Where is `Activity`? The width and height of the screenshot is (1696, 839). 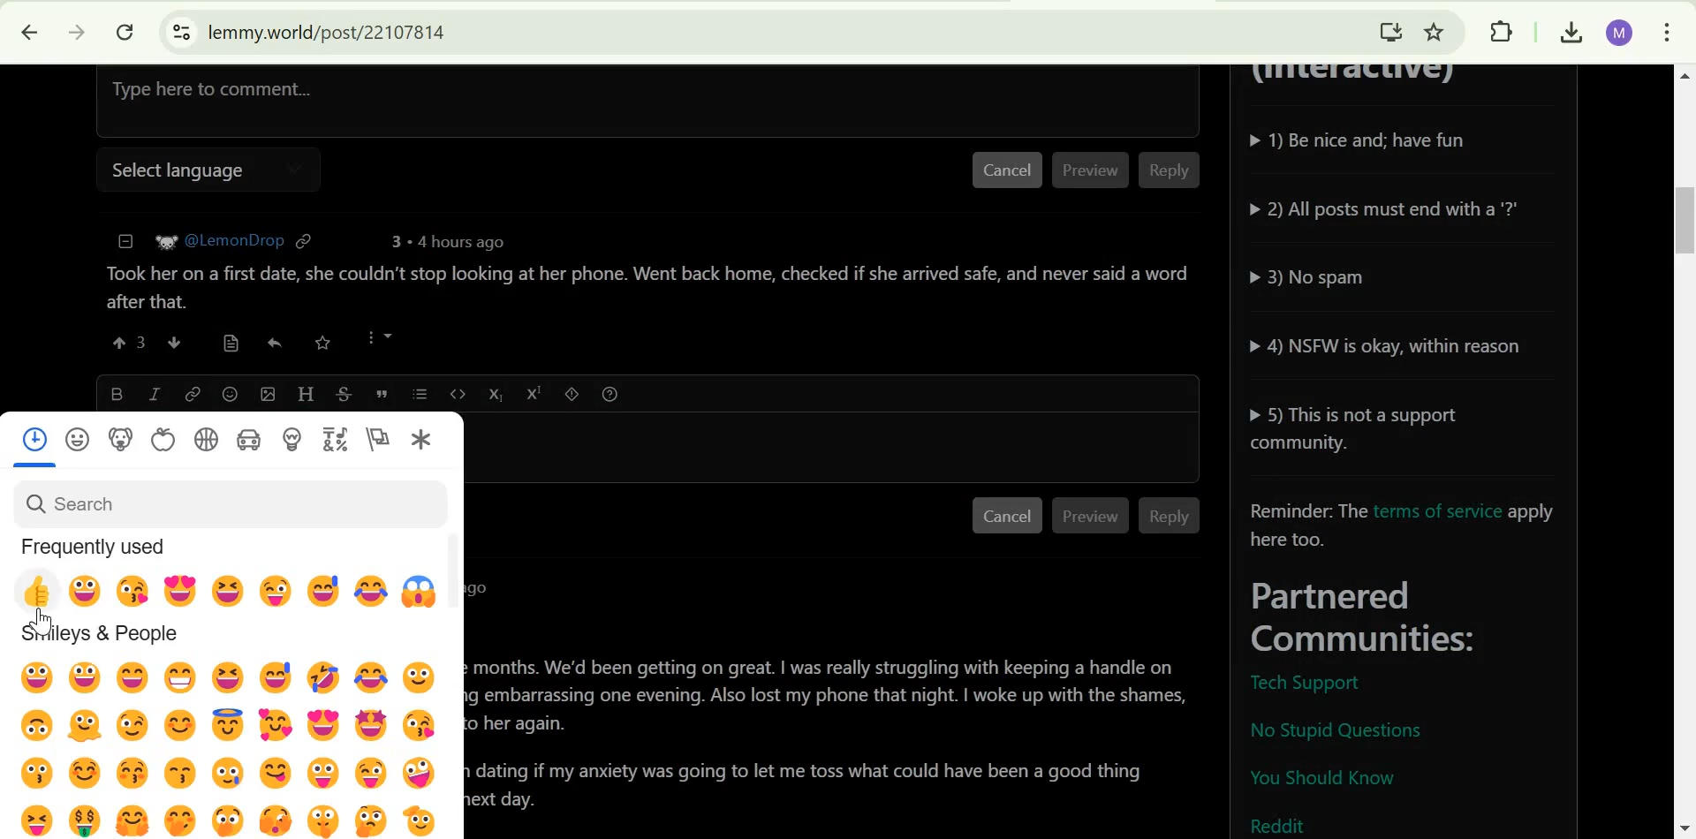 Activity is located at coordinates (208, 438).